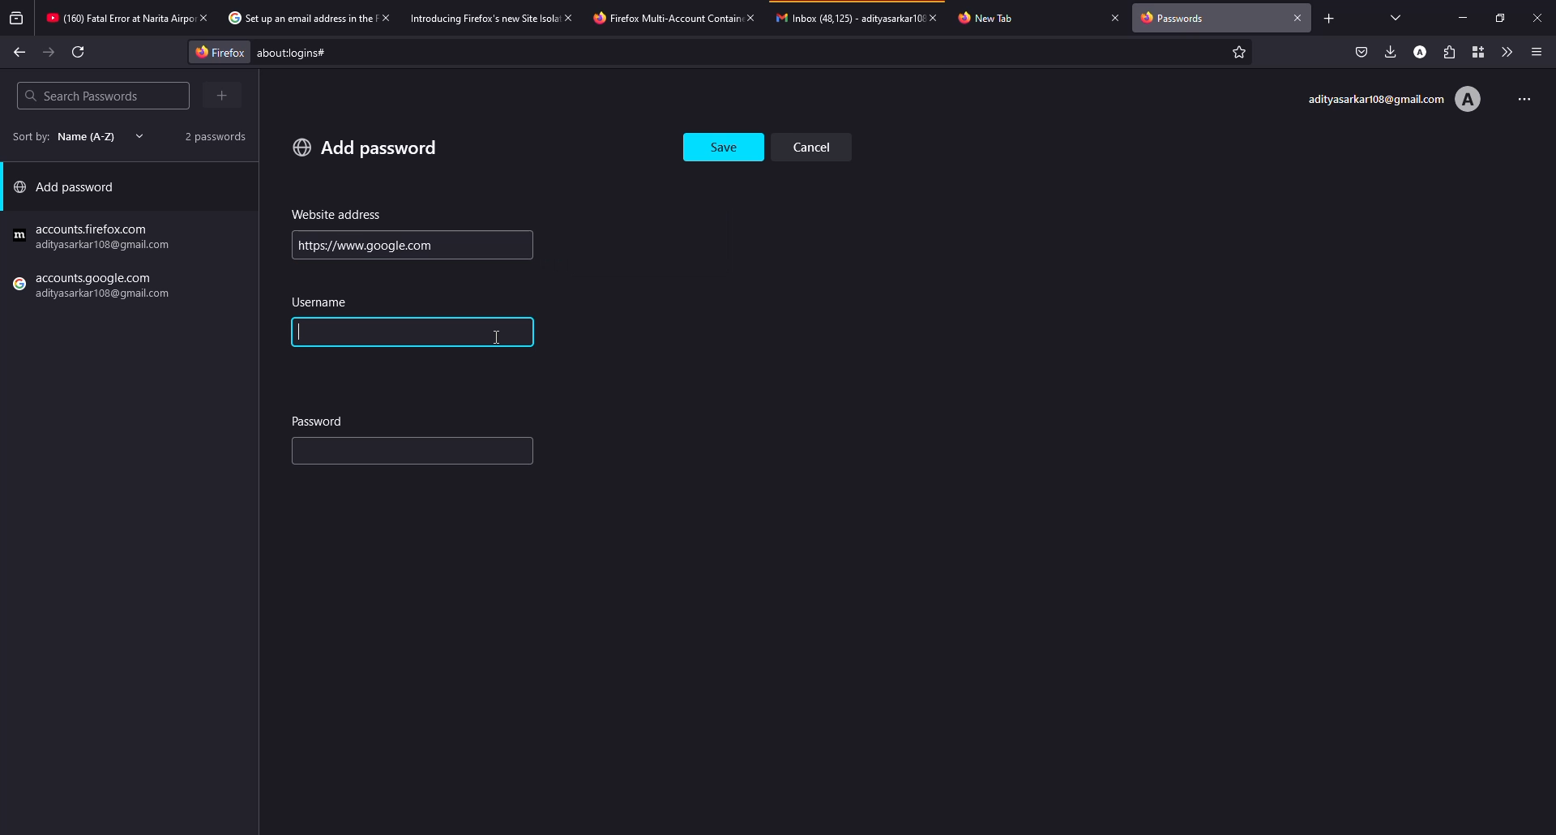  What do you see at coordinates (994, 17) in the screenshot?
I see `tab` at bounding box center [994, 17].